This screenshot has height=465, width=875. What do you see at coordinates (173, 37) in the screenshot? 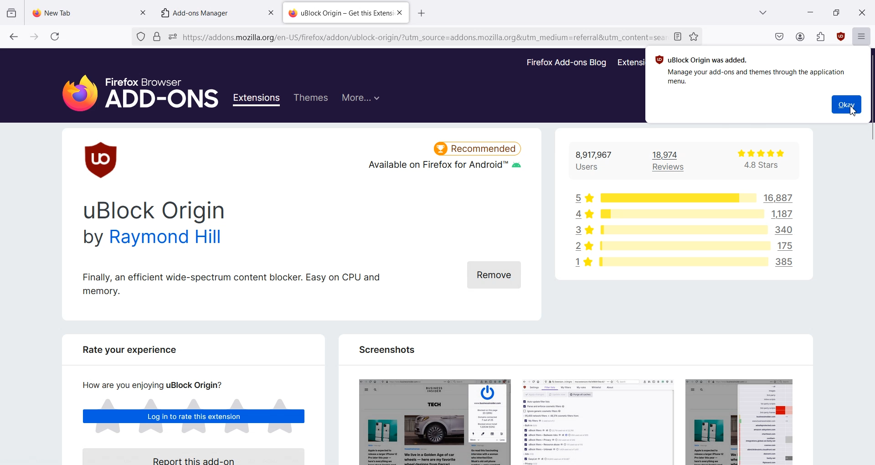
I see `You have granted this website` at bounding box center [173, 37].